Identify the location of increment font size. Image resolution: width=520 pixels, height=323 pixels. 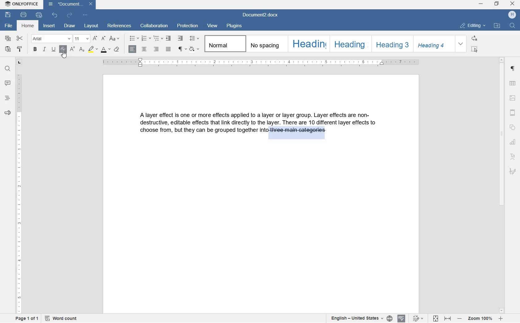
(95, 38).